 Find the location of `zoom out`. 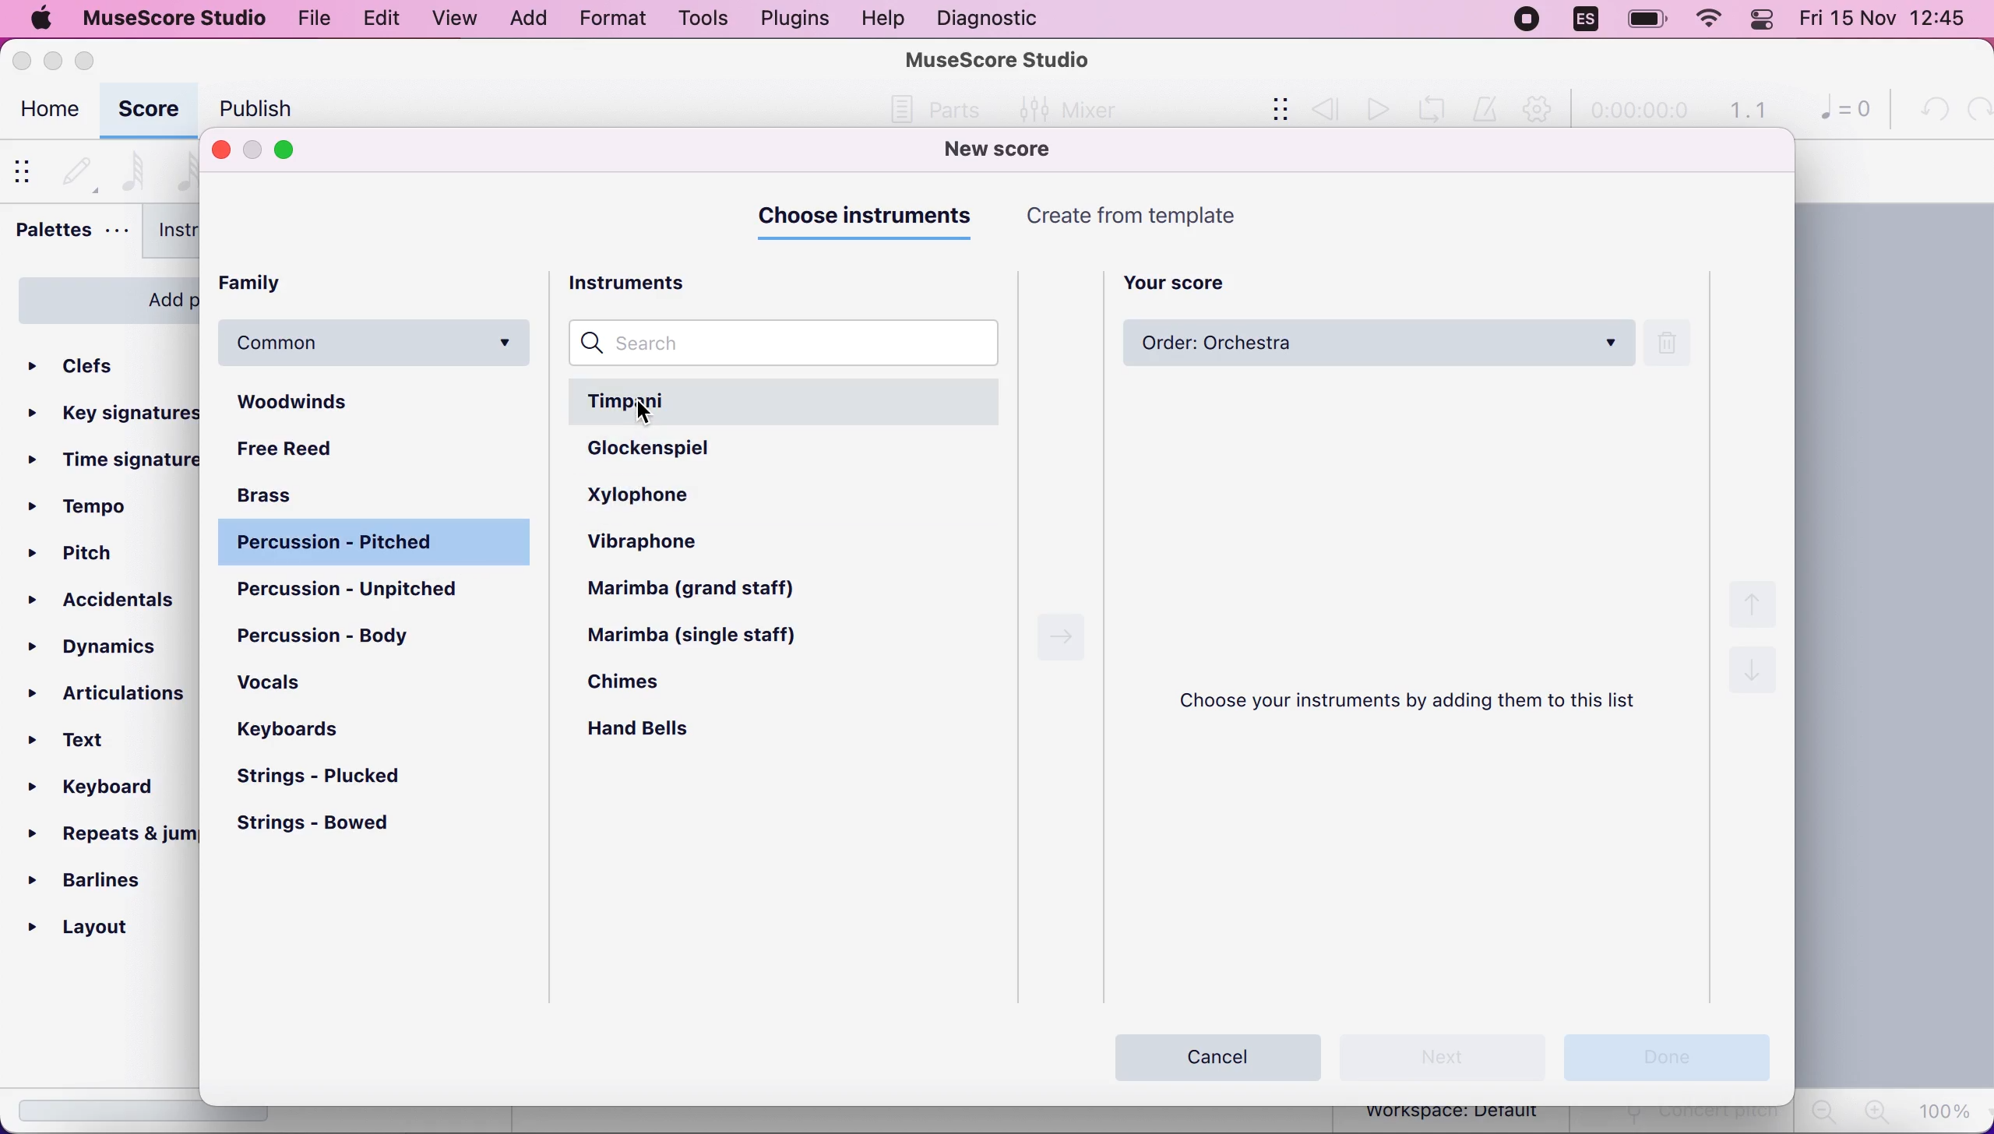

zoom out is located at coordinates (1822, 1111).